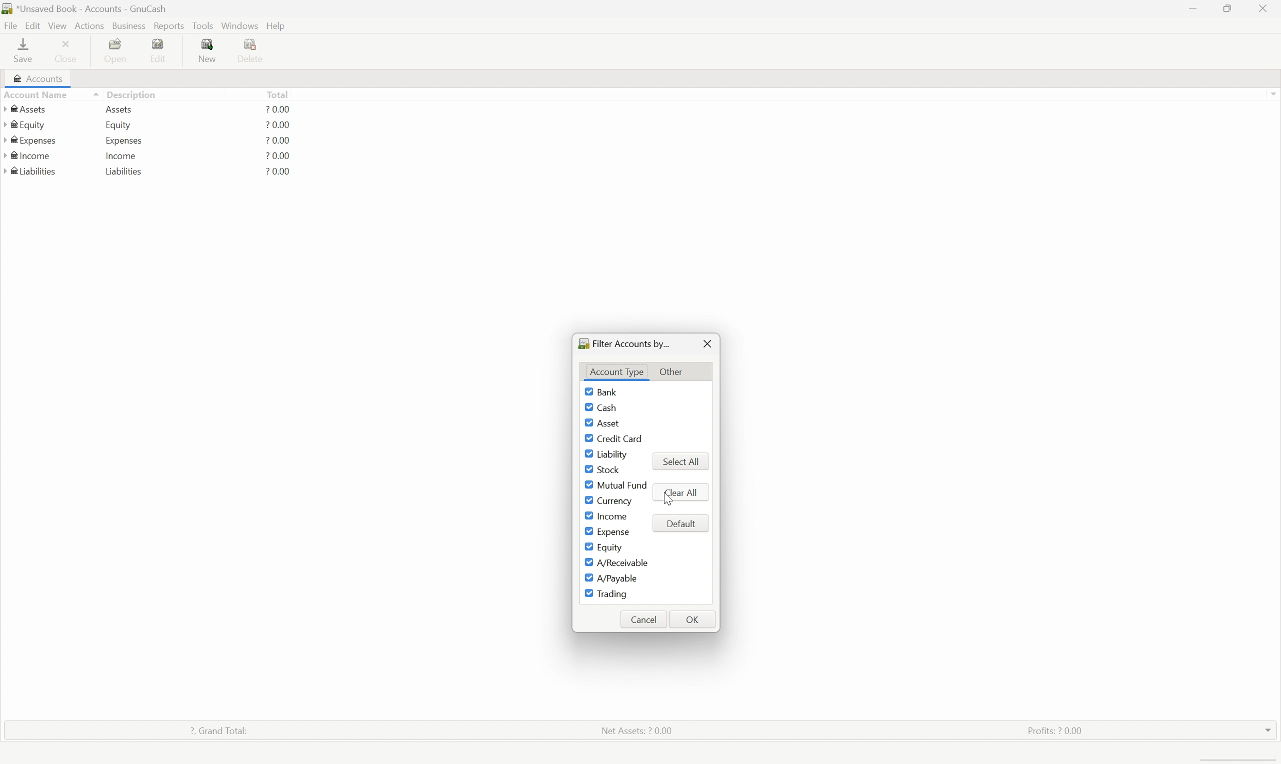  I want to click on mouse pointer, so click(670, 501).